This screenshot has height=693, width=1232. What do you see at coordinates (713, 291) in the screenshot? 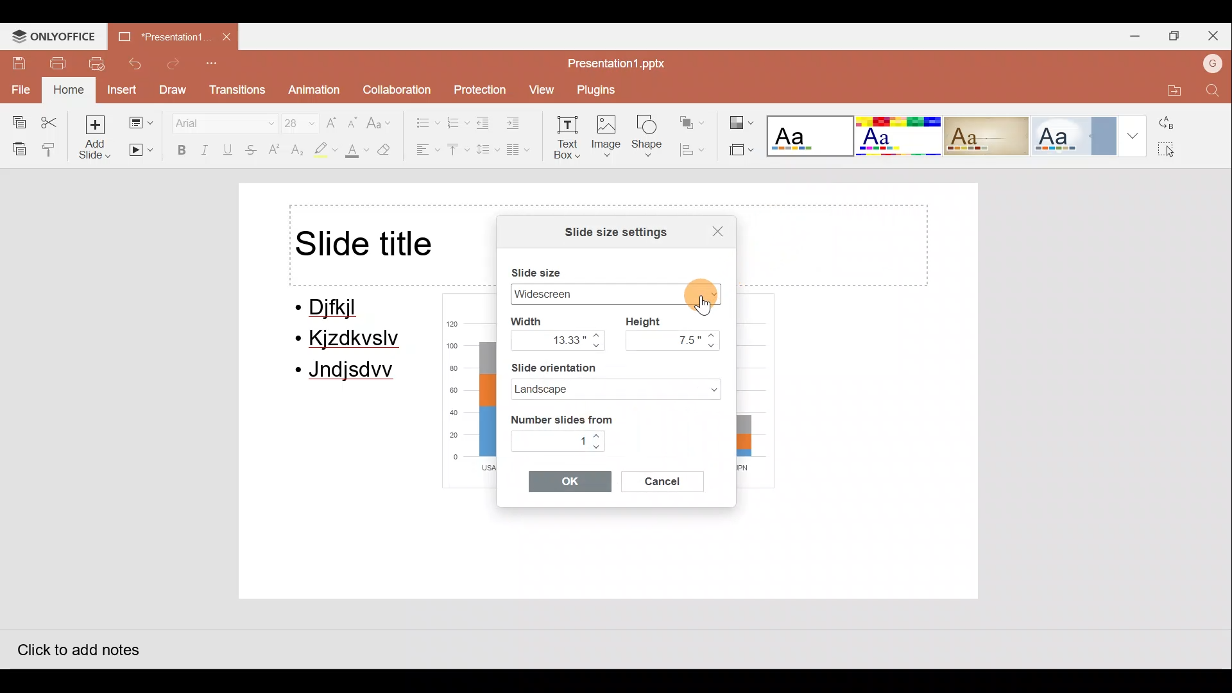
I see `Cursor on slide size drop down` at bounding box center [713, 291].